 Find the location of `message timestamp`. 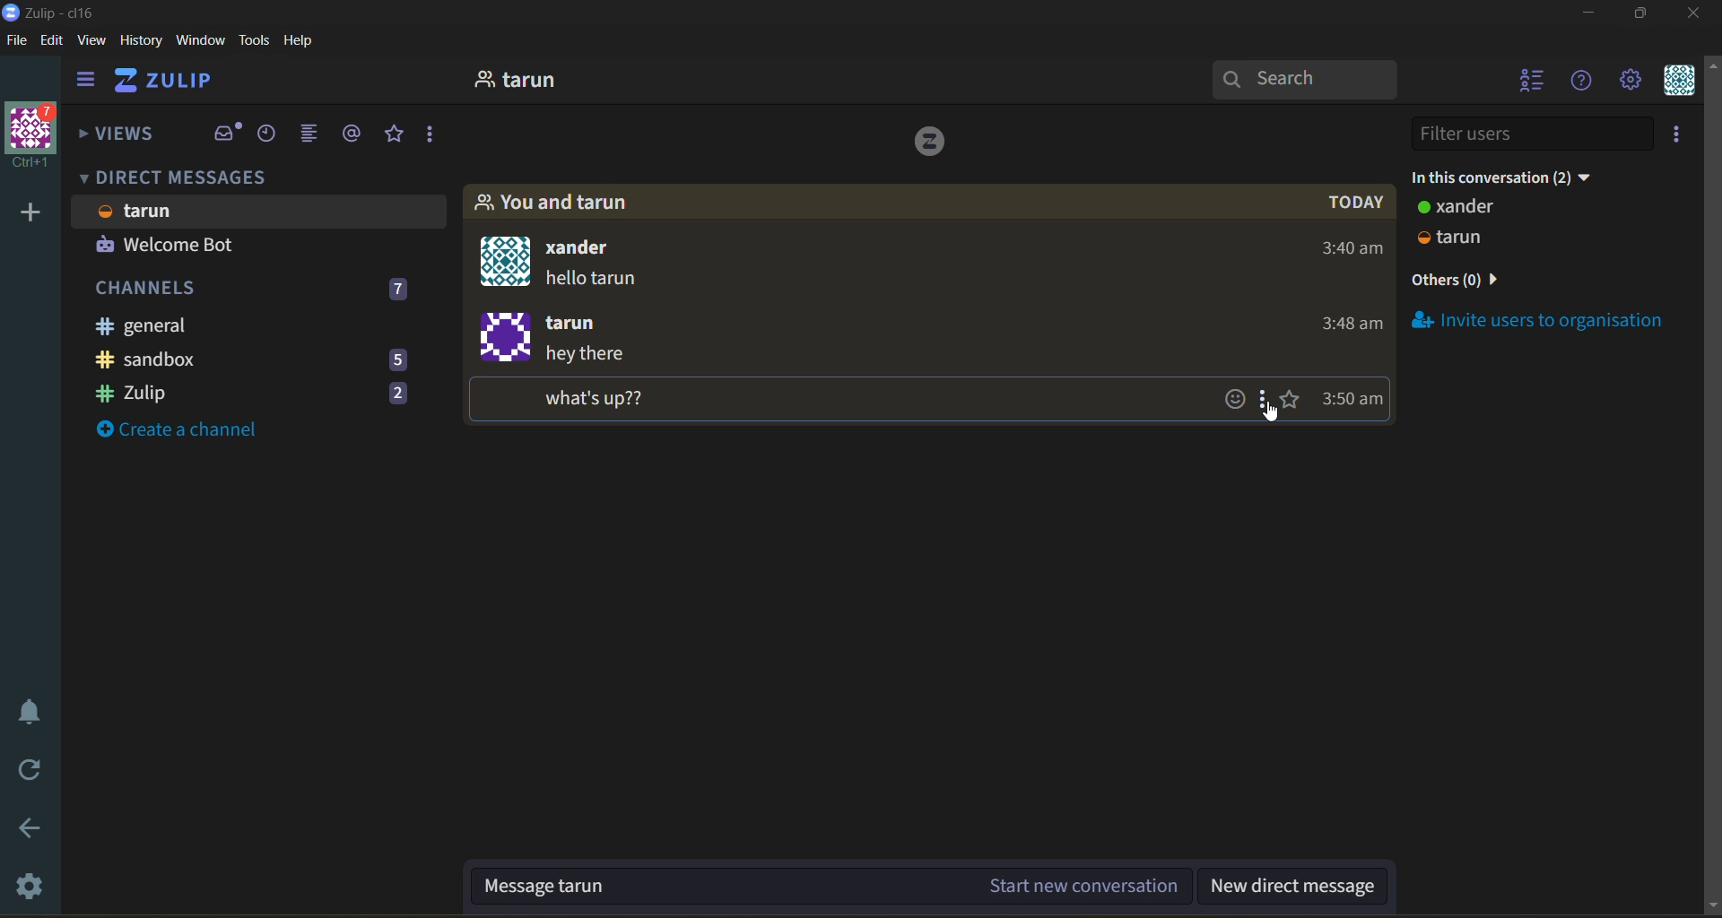

message timestamp is located at coordinates (1356, 402).